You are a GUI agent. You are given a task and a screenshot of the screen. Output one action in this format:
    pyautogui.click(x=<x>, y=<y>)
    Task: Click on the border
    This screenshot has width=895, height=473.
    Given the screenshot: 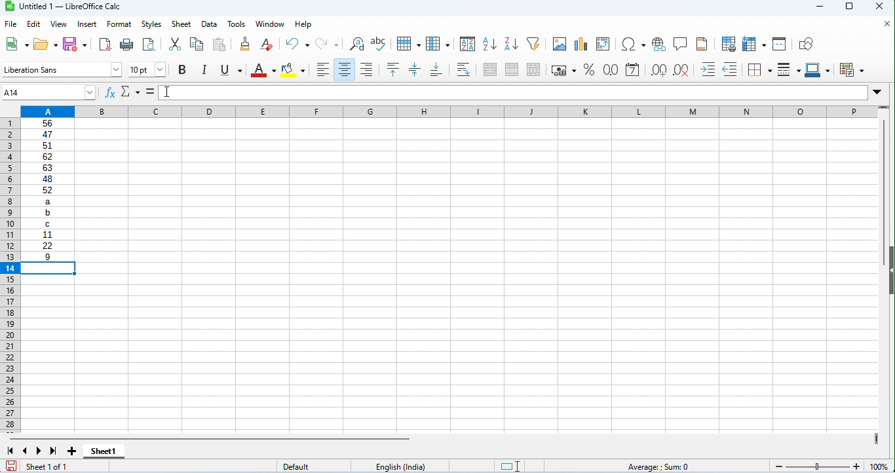 What is the action you would take?
    pyautogui.click(x=759, y=70)
    